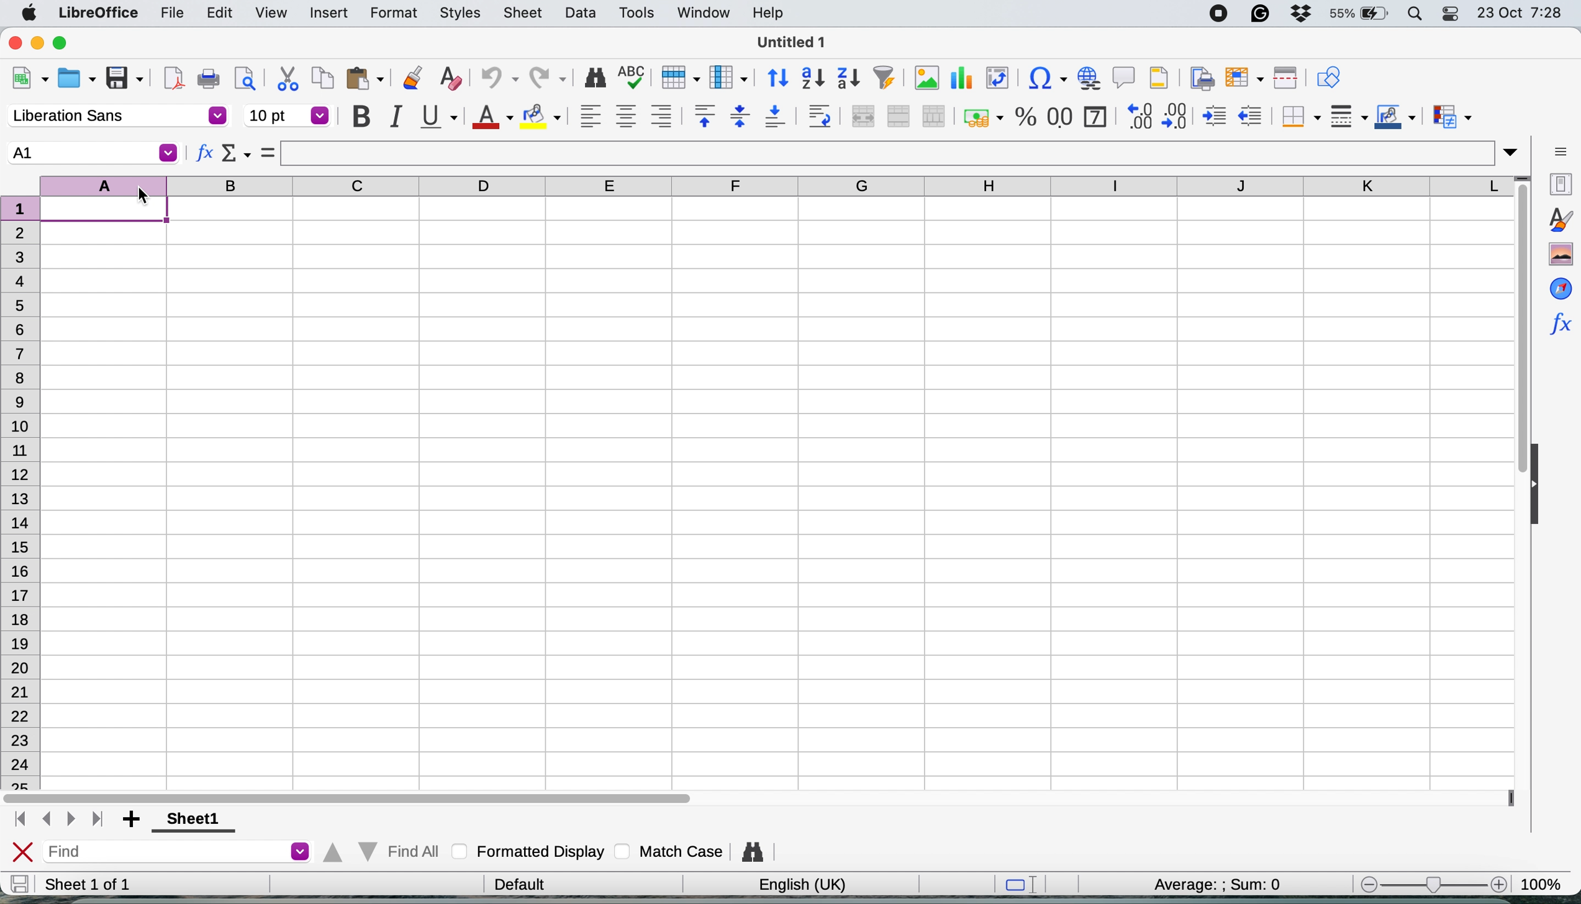  I want to click on merge, so click(898, 116).